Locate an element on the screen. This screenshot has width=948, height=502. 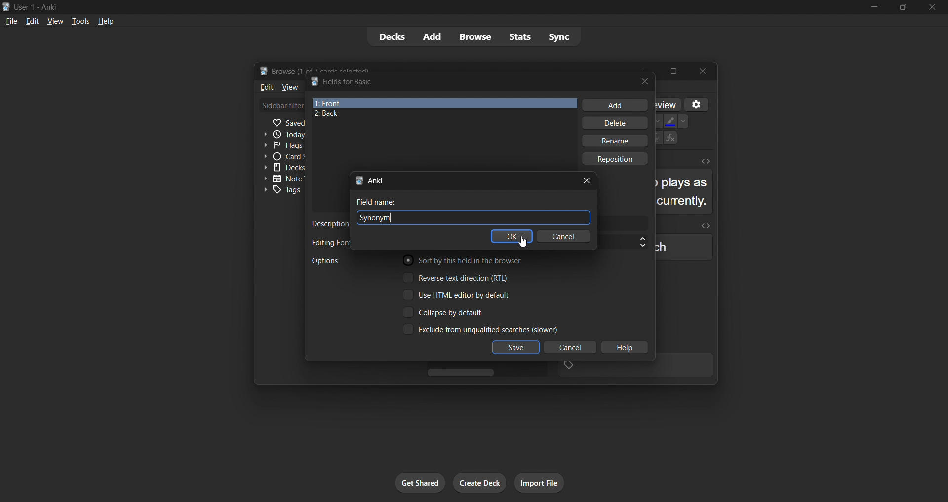
tools is located at coordinates (80, 21).